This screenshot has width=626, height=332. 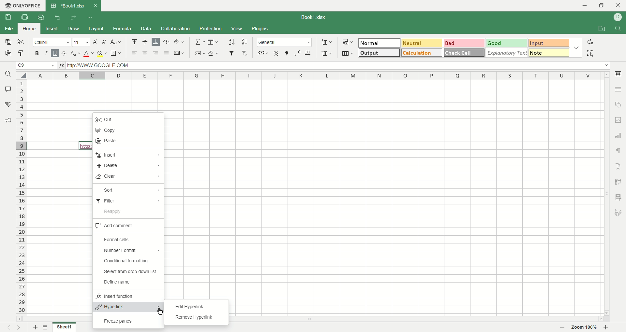 I want to click on align top, so click(x=134, y=41).